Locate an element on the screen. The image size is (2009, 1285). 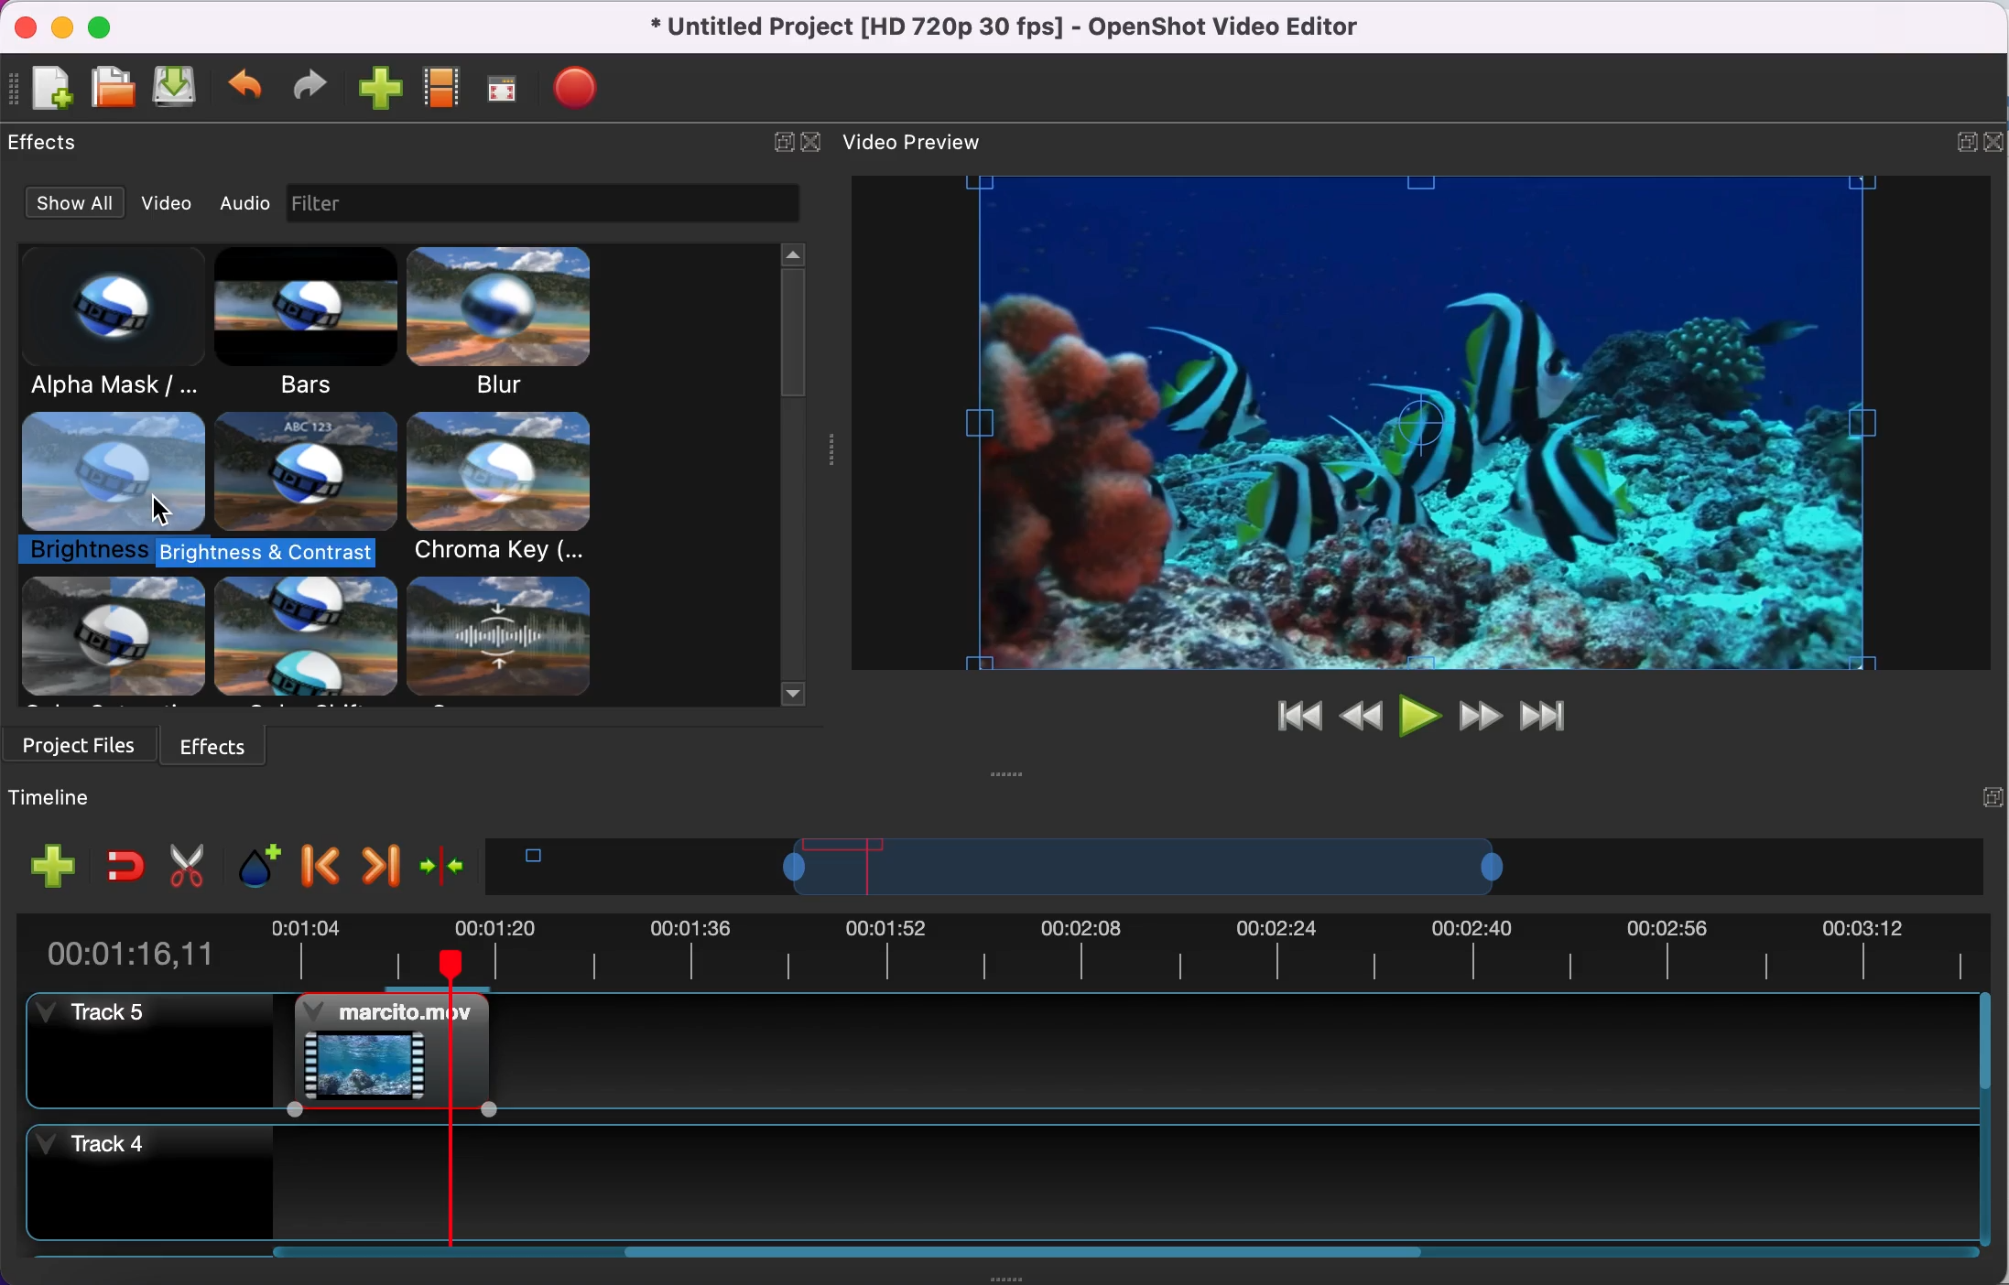
redo is located at coordinates (305, 88).